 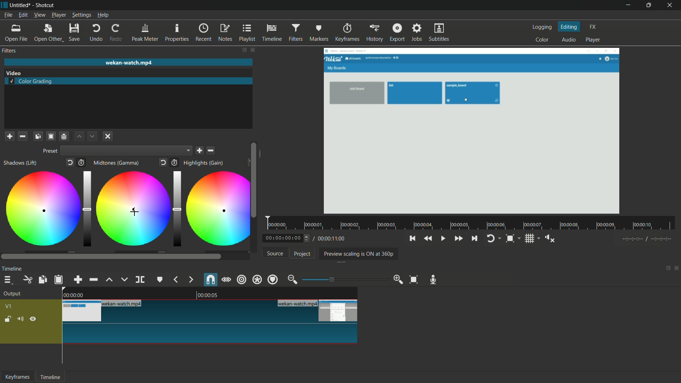 I want to click on project name, so click(x=21, y=5).